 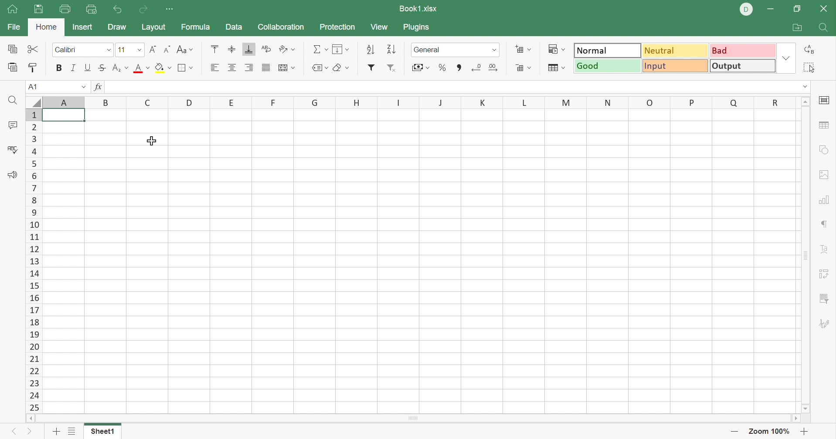 I want to click on Drop Down, so click(x=109, y=50).